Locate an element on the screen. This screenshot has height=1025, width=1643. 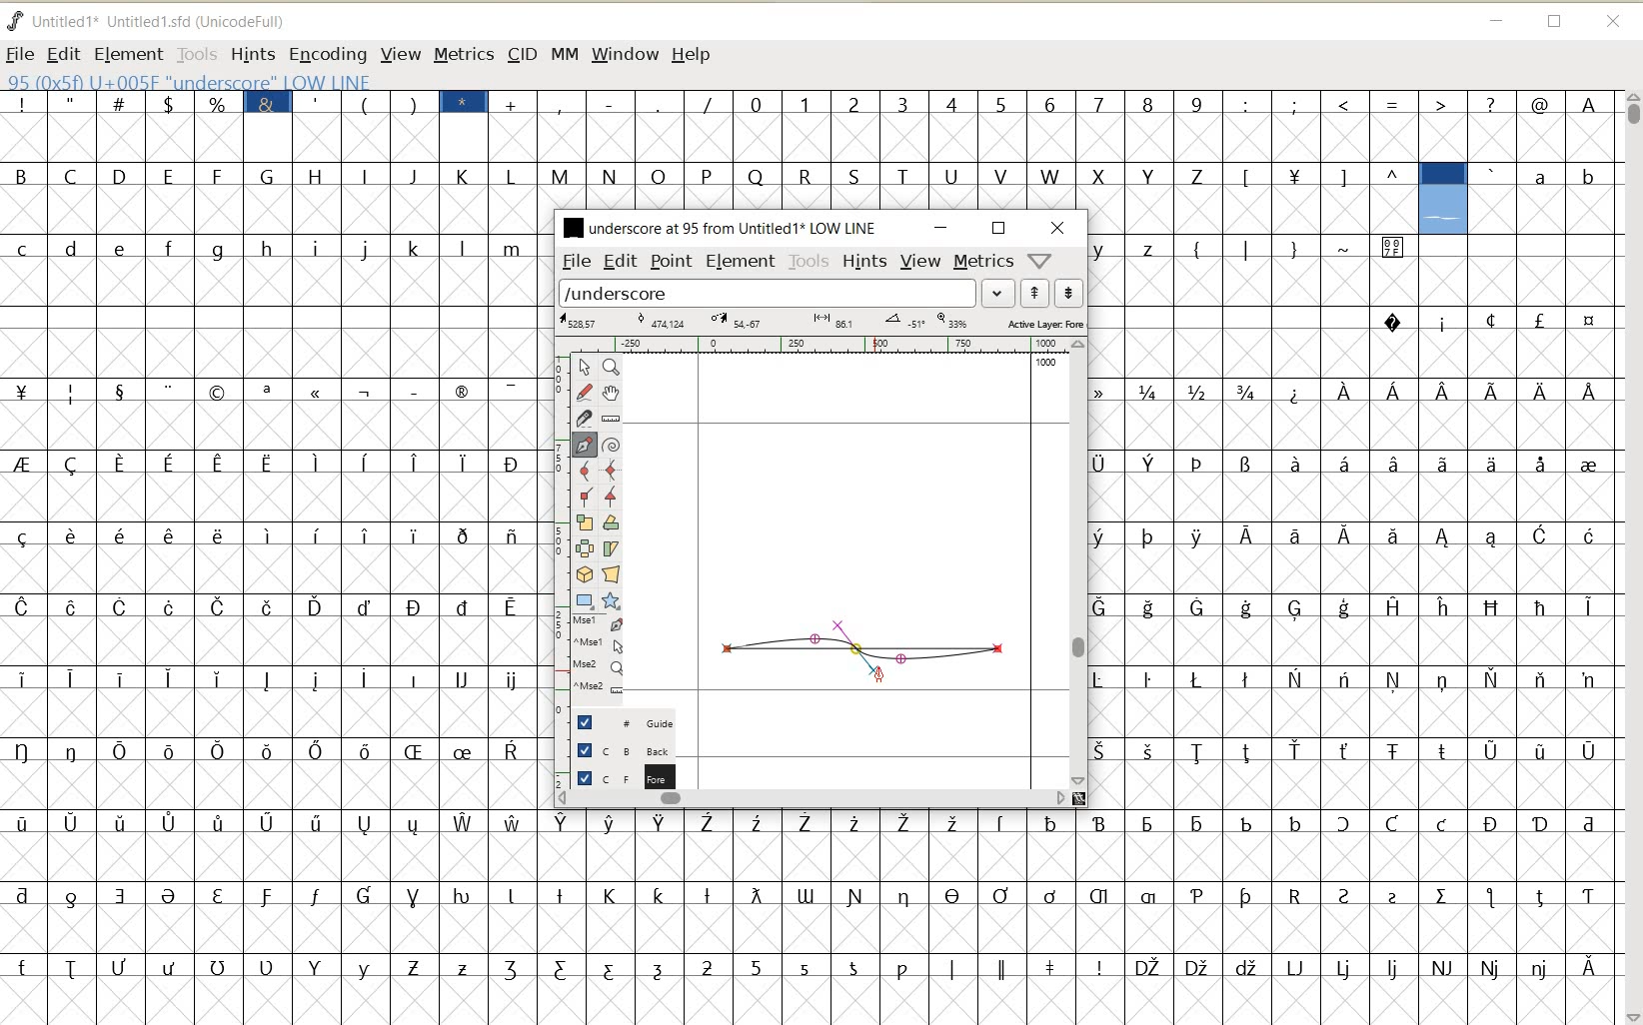
draw a freehand curve is located at coordinates (586, 392).